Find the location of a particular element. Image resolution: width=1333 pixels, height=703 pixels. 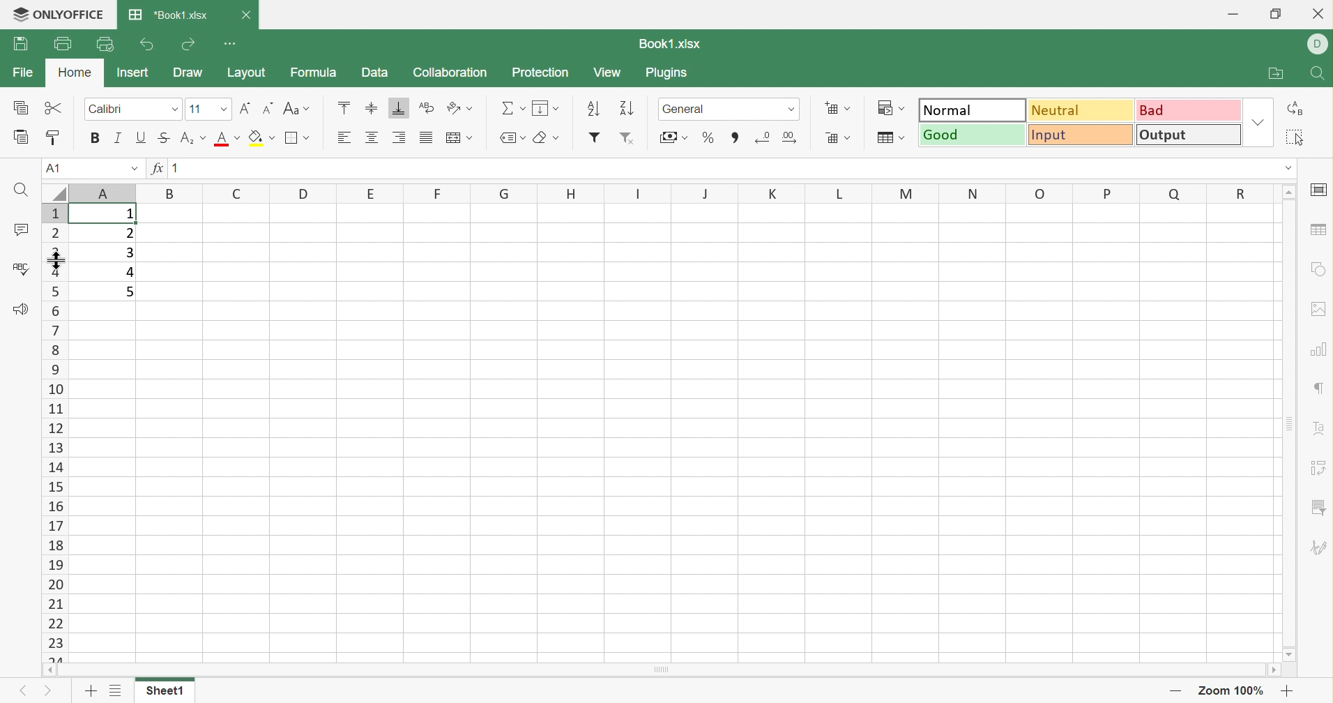

Good is located at coordinates (973, 135).